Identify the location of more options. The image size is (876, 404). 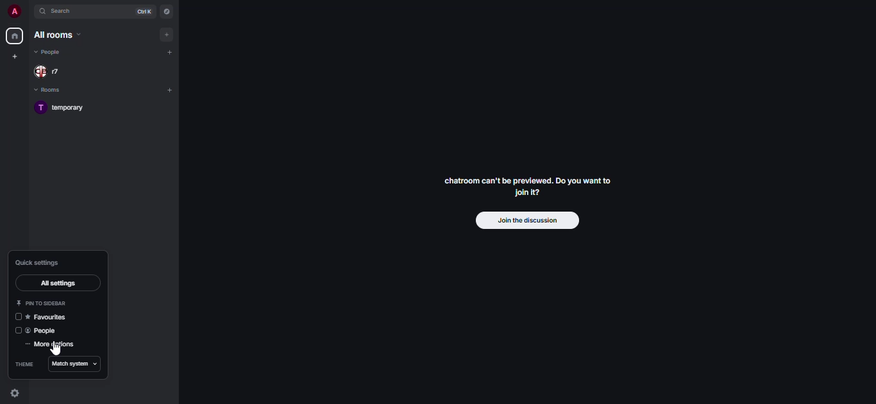
(55, 344).